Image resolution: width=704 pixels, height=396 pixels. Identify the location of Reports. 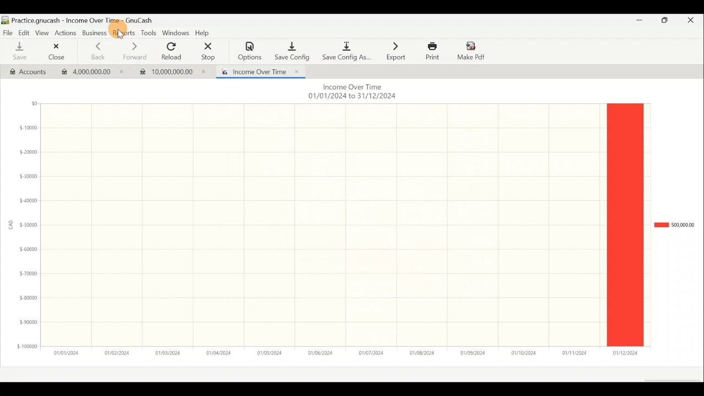
(125, 33).